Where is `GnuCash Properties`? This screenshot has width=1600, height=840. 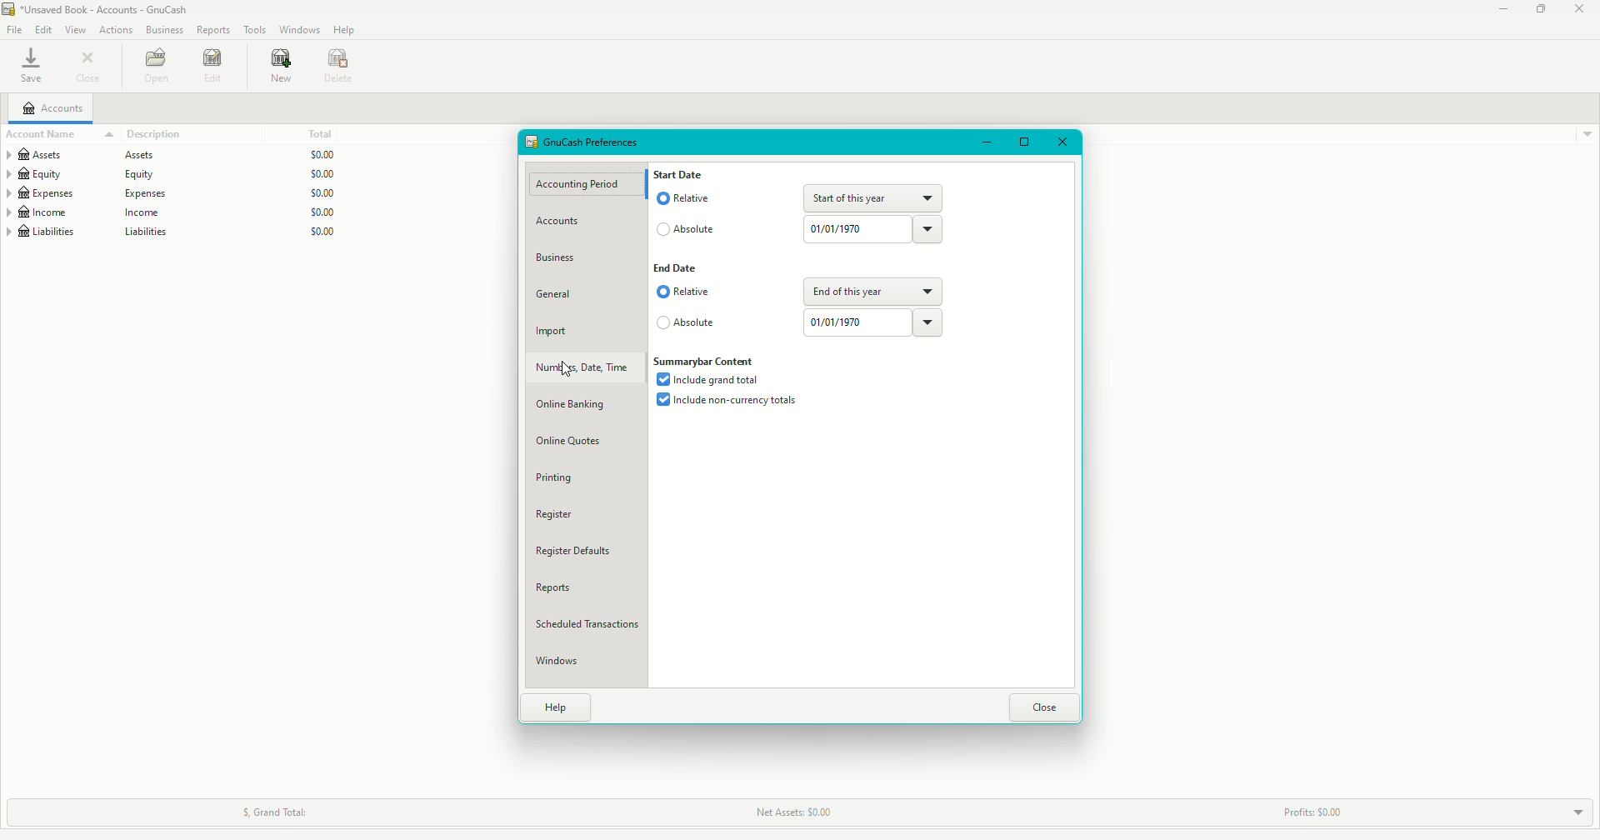 GnuCash Properties is located at coordinates (592, 143).